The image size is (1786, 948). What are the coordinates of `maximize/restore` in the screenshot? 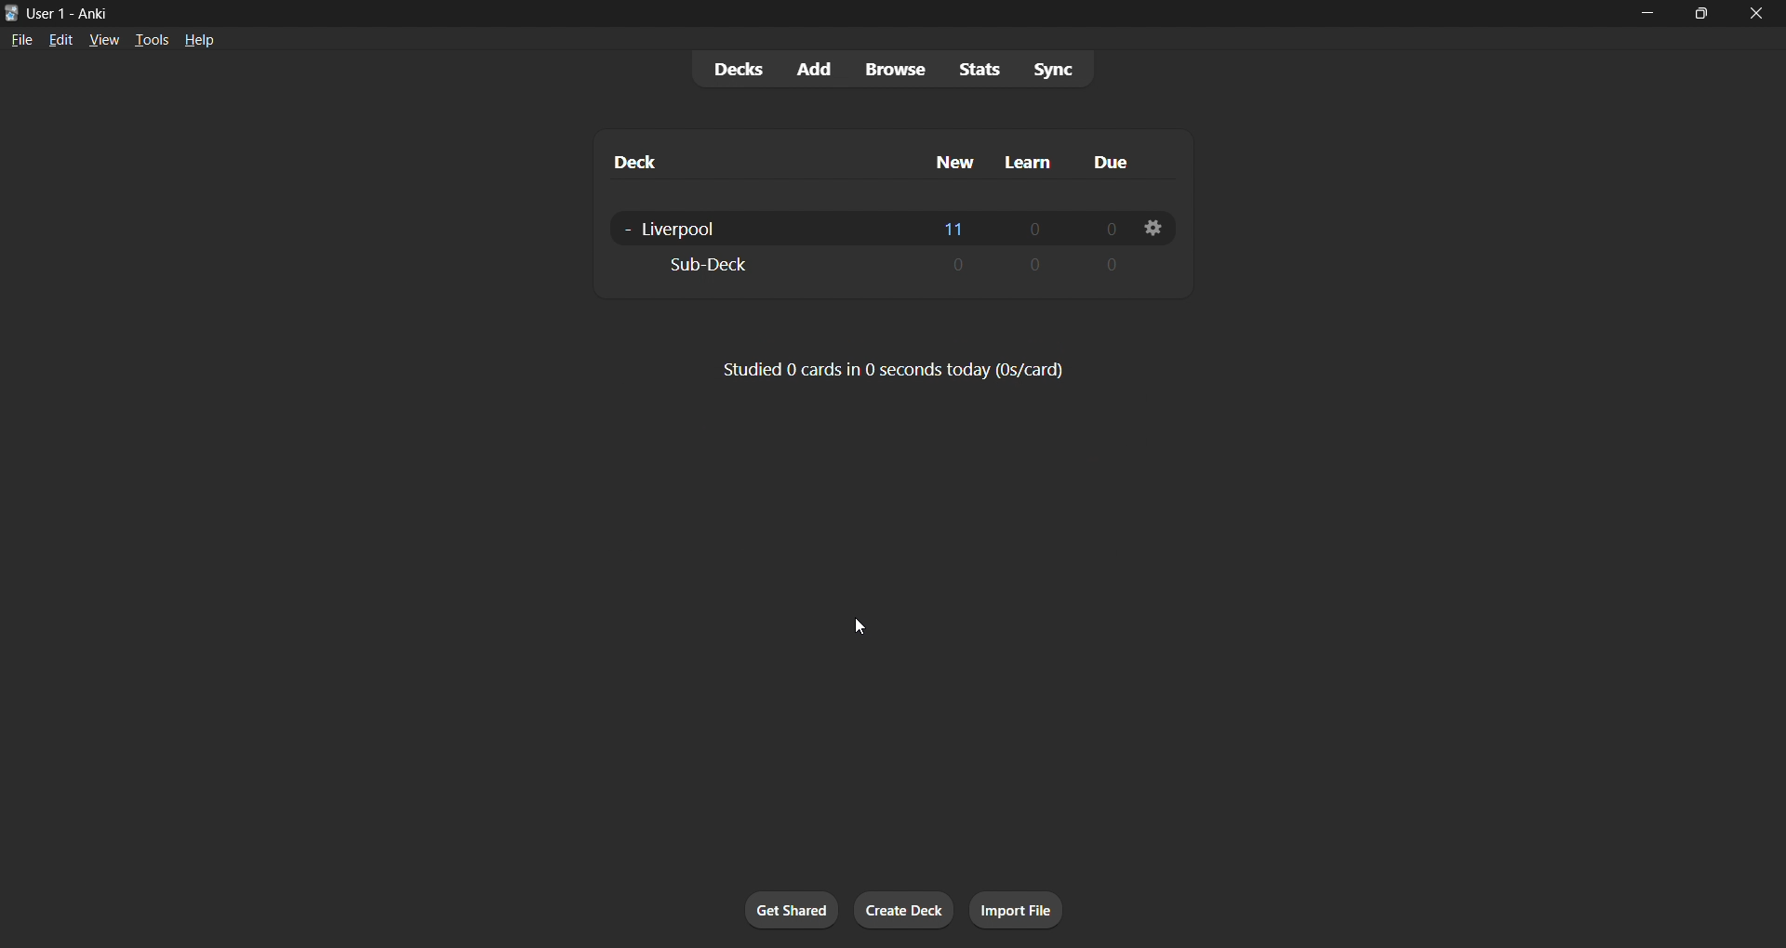 It's located at (1704, 14).